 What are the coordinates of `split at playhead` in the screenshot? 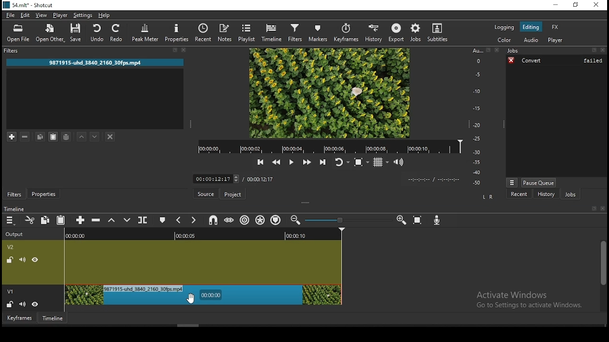 It's located at (144, 219).